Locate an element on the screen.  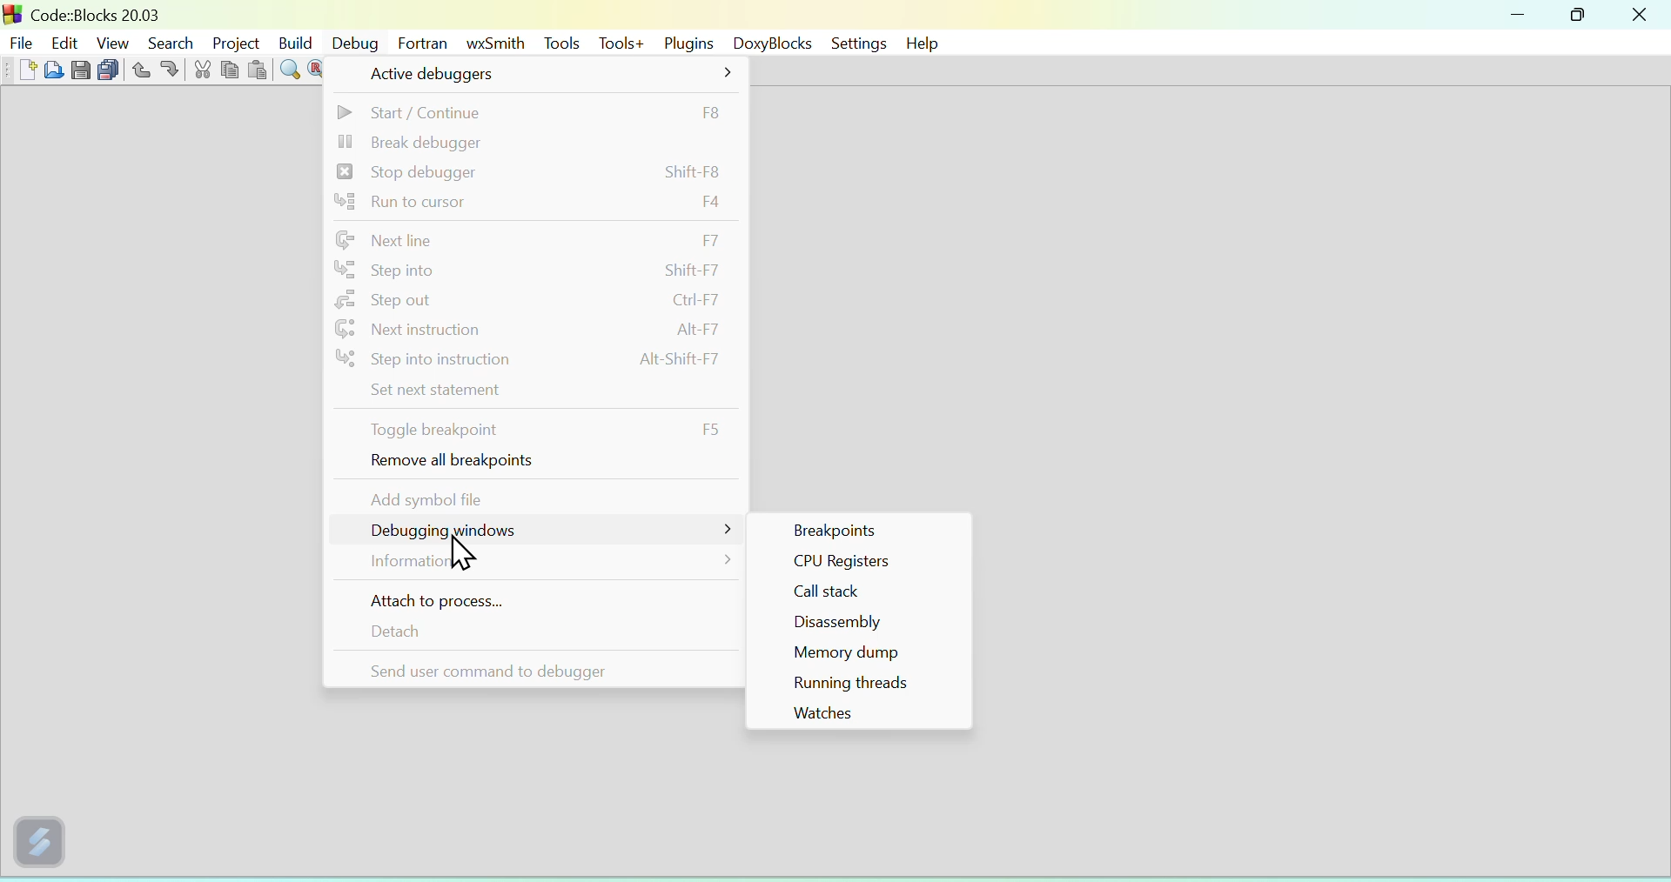
redo is located at coordinates (171, 70).